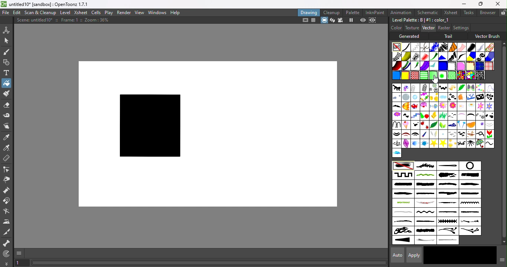 The width and height of the screenshot is (507, 267). What do you see at coordinates (6, 40) in the screenshot?
I see `Selection tool` at bounding box center [6, 40].